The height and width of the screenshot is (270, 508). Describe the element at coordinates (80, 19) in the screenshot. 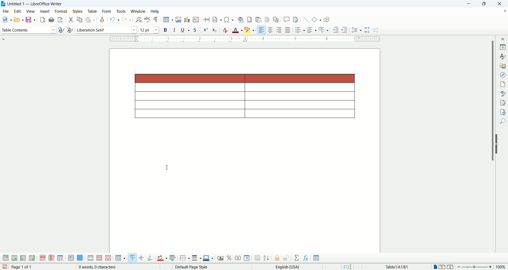

I see `copy` at that location.